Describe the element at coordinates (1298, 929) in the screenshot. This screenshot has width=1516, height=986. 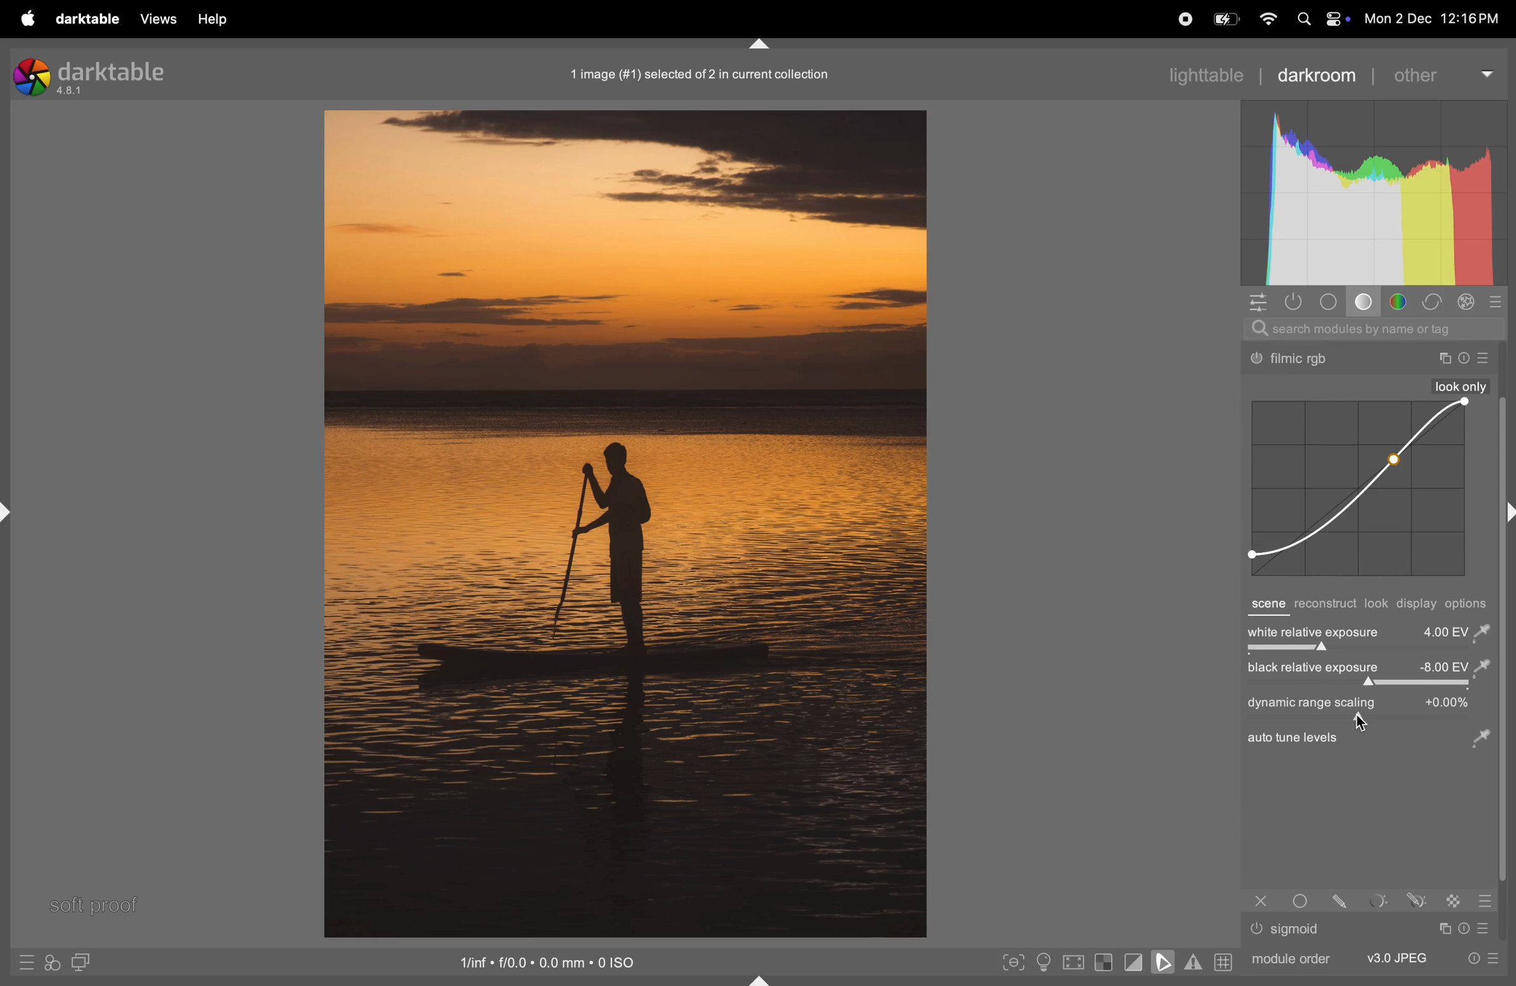
I see `` at that location.